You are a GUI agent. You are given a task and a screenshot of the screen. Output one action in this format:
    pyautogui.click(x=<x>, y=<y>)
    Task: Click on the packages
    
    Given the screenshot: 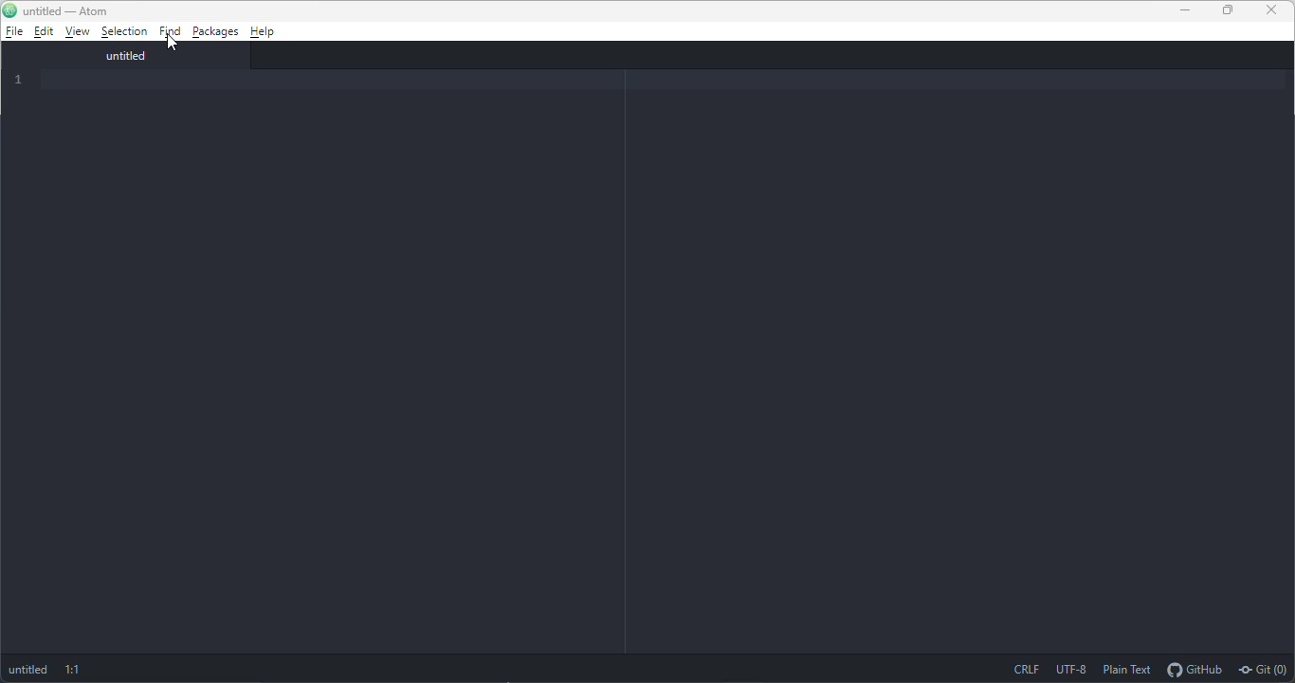 What is the action you would take?
    pyautogui.click(x=215, y=31)
    